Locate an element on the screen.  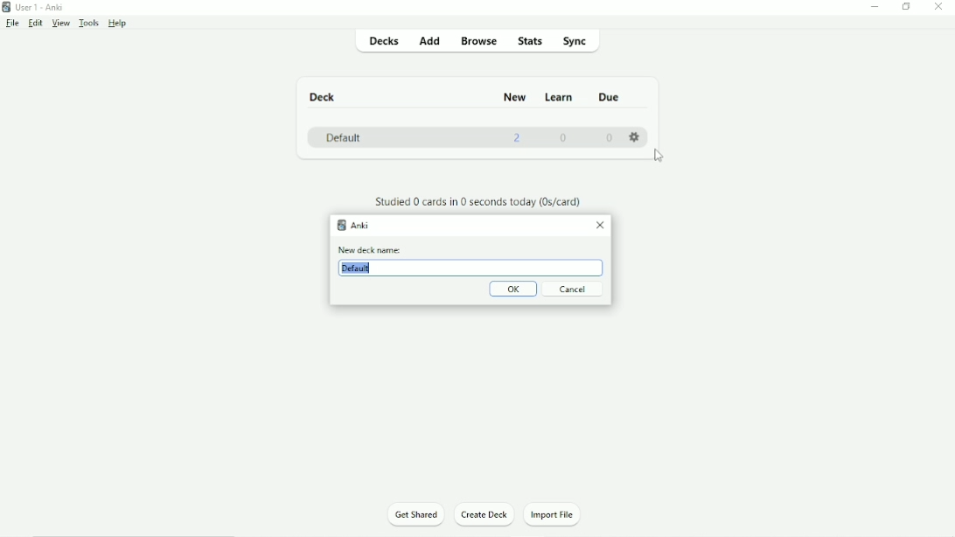
0 is located at coordinates (565, 138).